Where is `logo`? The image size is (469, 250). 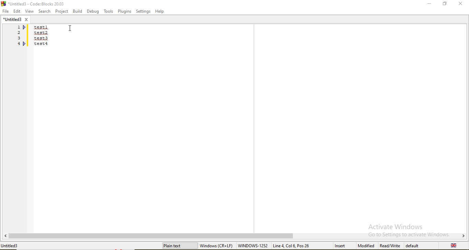 logo is located at coordinates (35, 3).